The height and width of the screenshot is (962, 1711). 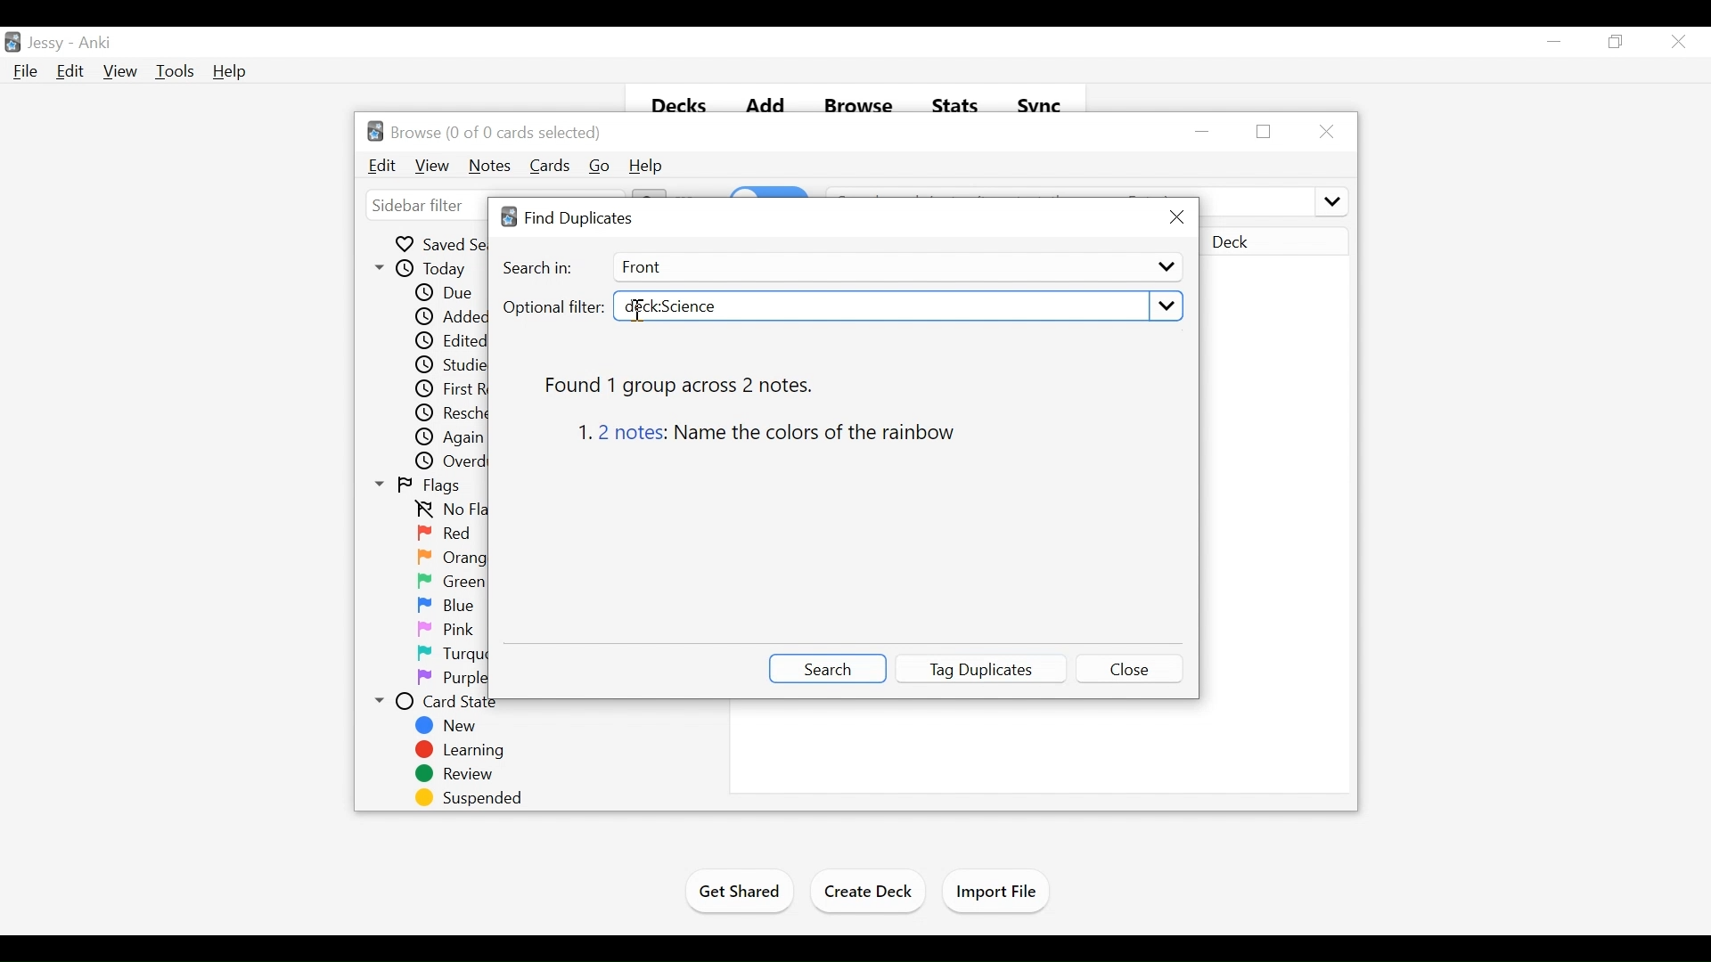 I want to click on Find Duplicates, so click(x=570, y=218).